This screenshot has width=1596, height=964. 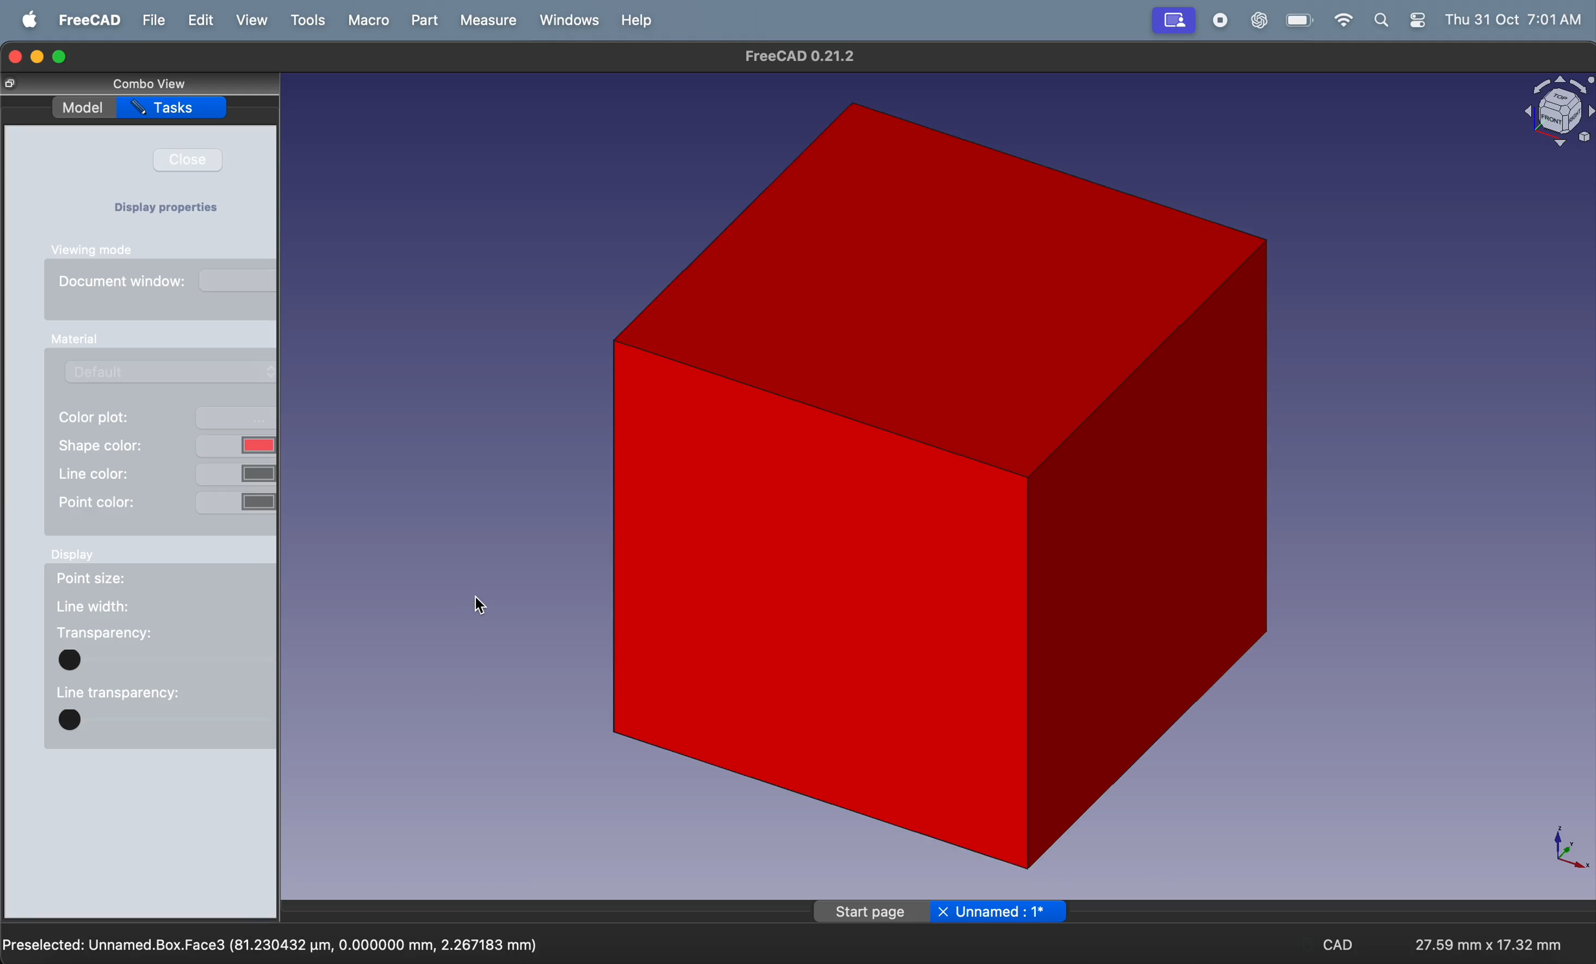 What do you see at coordinates (83, 109) in the screenshot?
I see `model` at bounding box center [83, 109].